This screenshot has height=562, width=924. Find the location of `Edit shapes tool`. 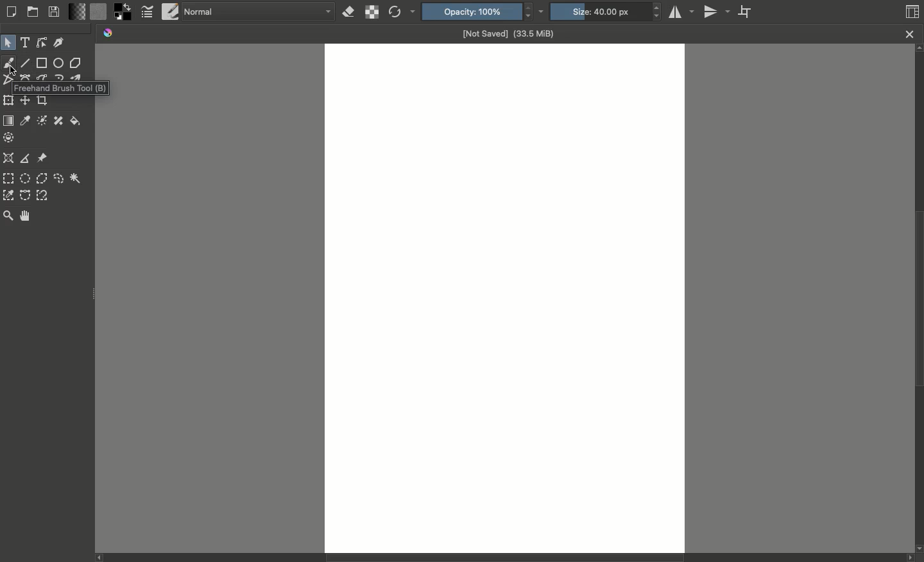

Edit shapes tool is located at coordinates (42, 44).